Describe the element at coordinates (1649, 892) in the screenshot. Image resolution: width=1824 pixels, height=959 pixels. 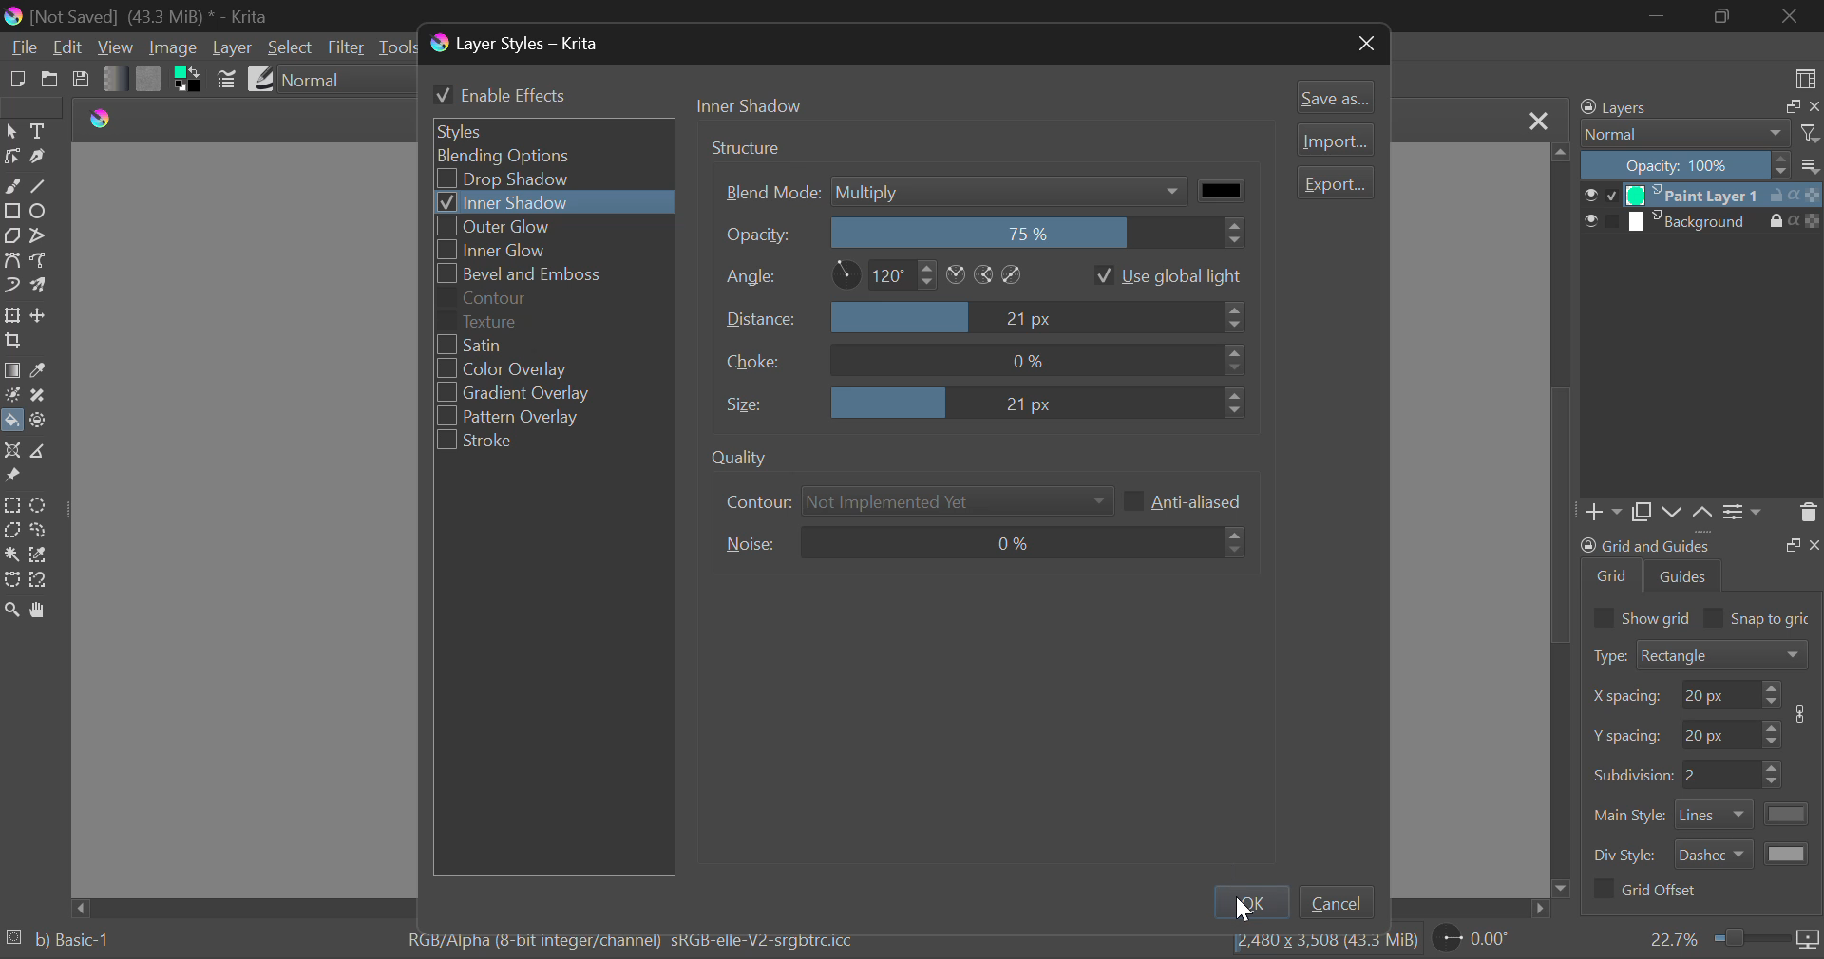
I see `Grid Offset` at that location.